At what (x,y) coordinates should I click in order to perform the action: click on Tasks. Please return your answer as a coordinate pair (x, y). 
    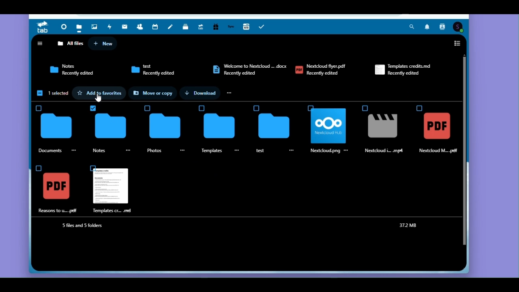
    Looking at the image, I should click on (264, 26).